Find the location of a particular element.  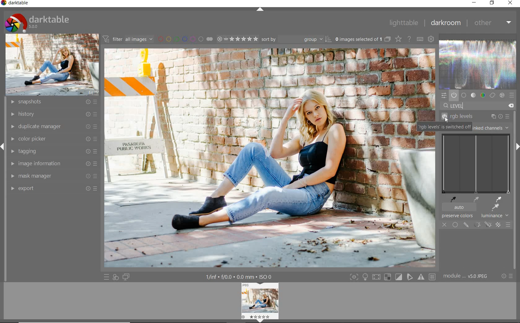

cursor is located at coordinates (447, 120).